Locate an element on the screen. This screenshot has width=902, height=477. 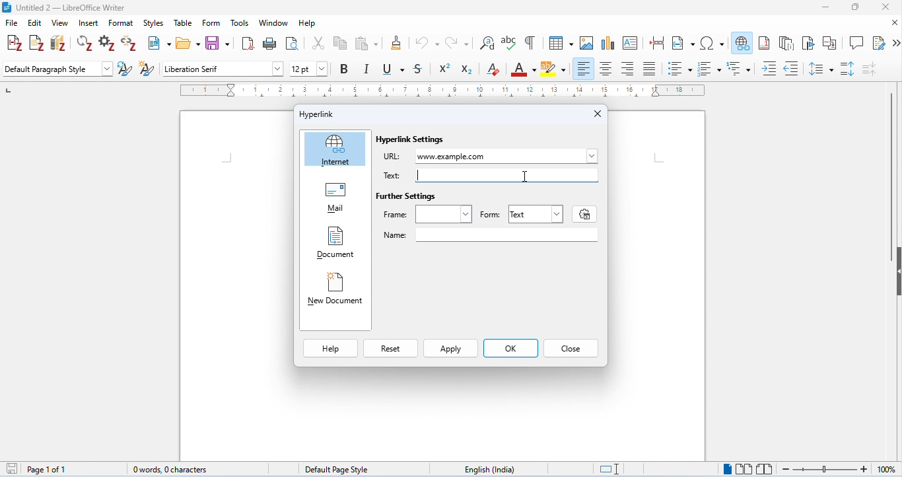
Hyperlink is located at coordinates (319, 113).